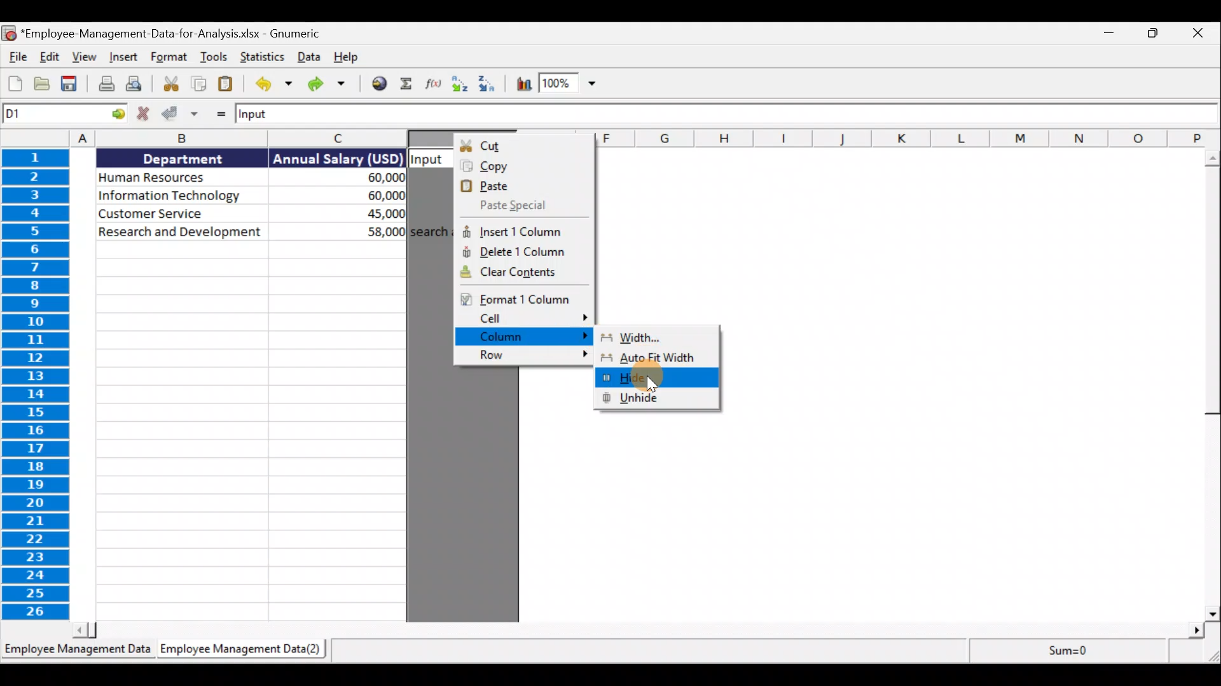 This screenshot has width=1221, height=686. What do you see at coordinates (230, 83) in the screenshot?
I see `Paste clipboard` at bounding box center [230, 83].